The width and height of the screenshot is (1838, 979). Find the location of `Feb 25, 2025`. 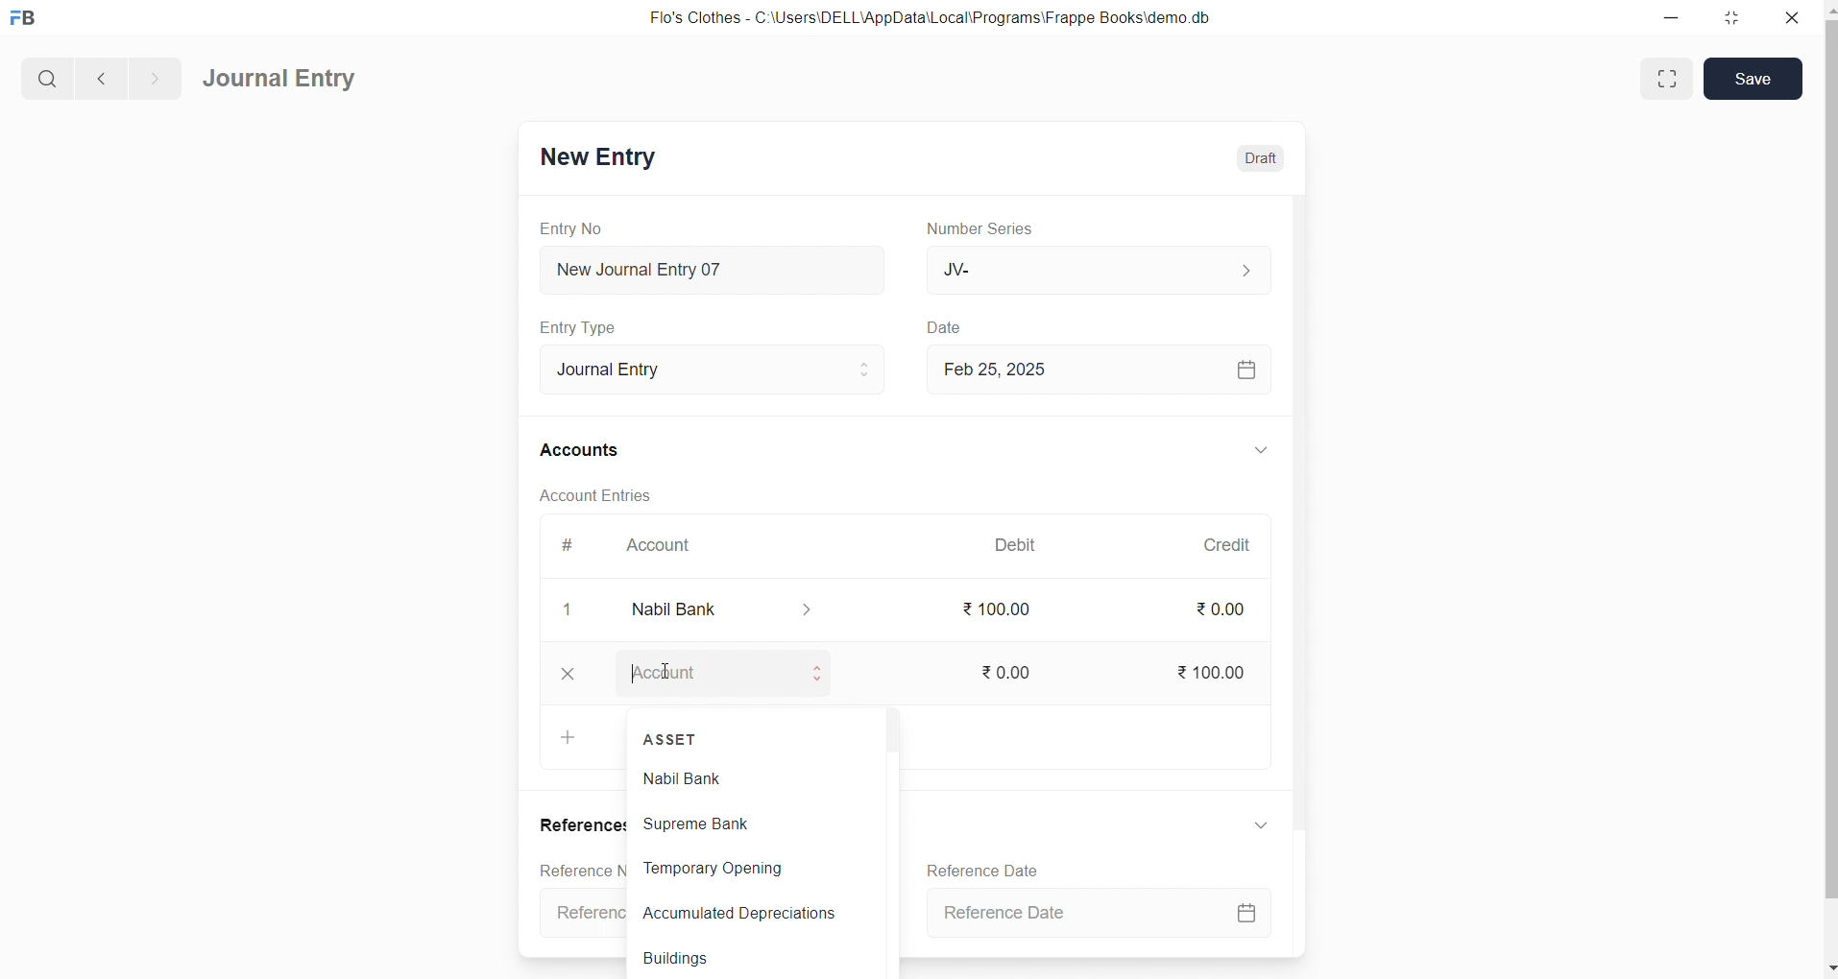

Feb 25, 2025 is located at coordinates (1095, 368).